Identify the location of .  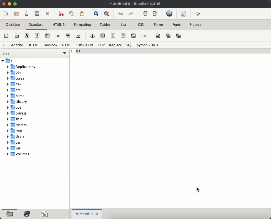
(145, 13).